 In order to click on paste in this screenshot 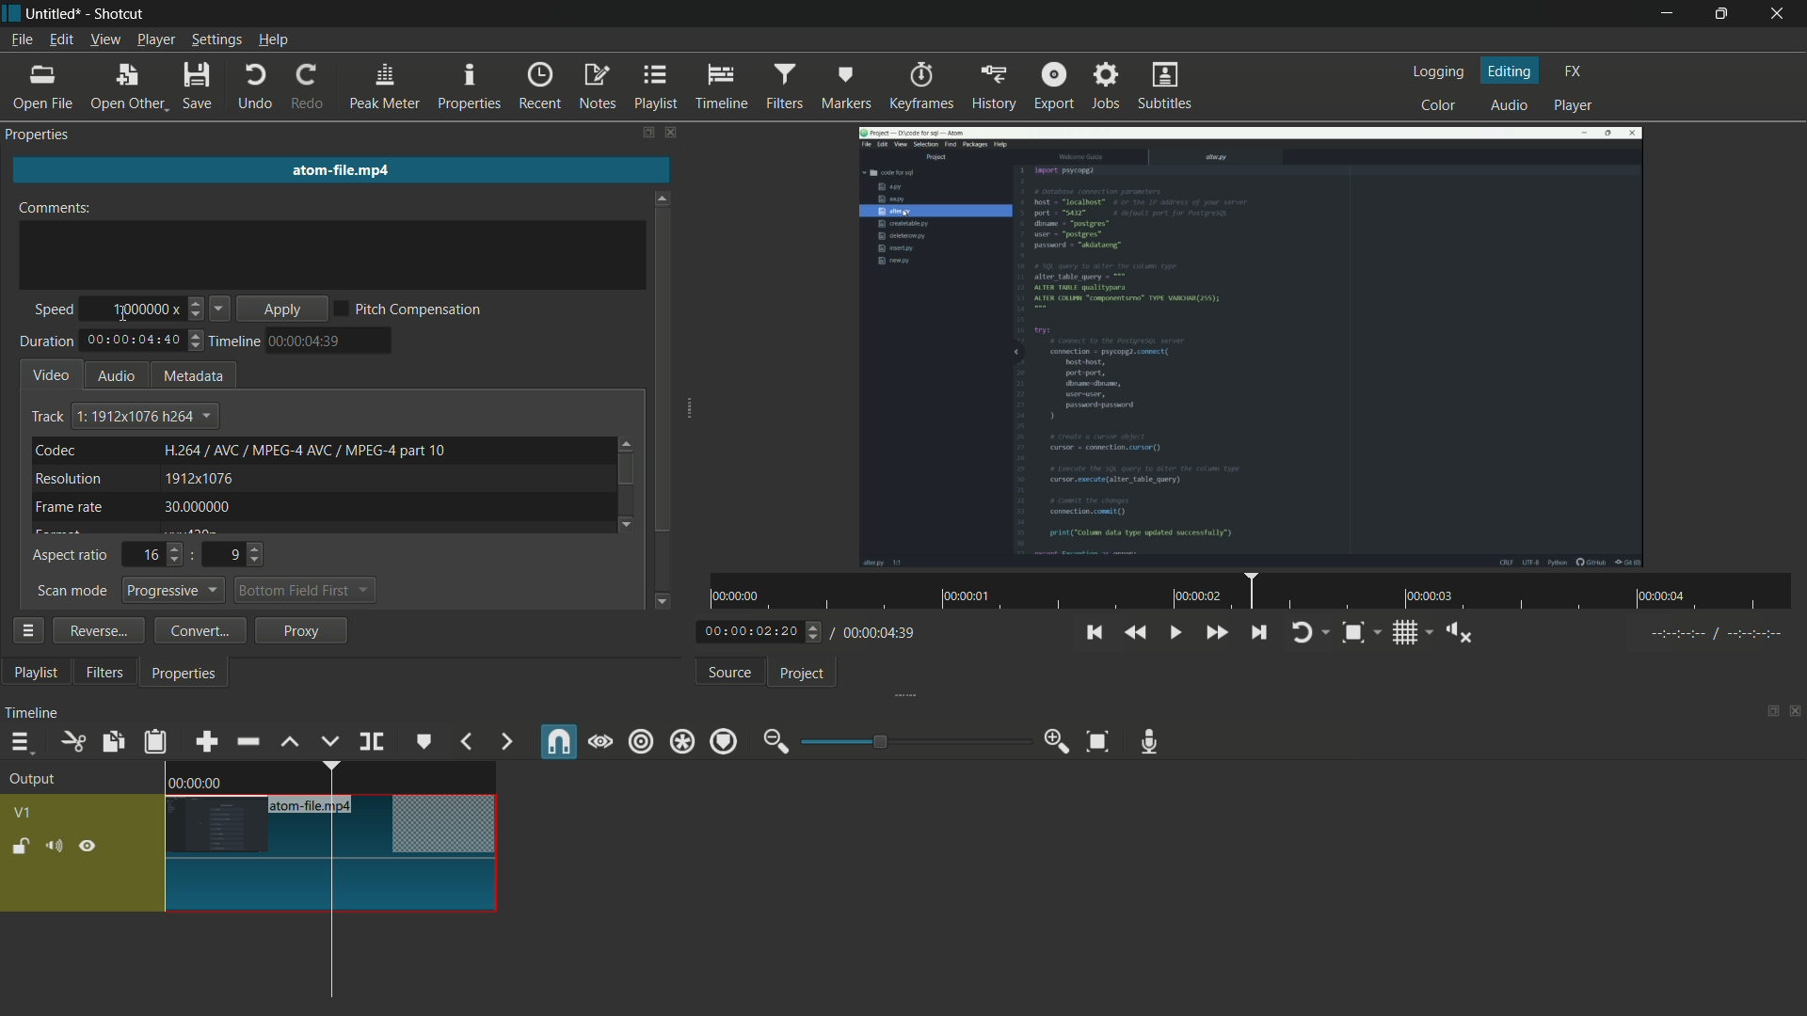, I will do `click(154, 741)`.